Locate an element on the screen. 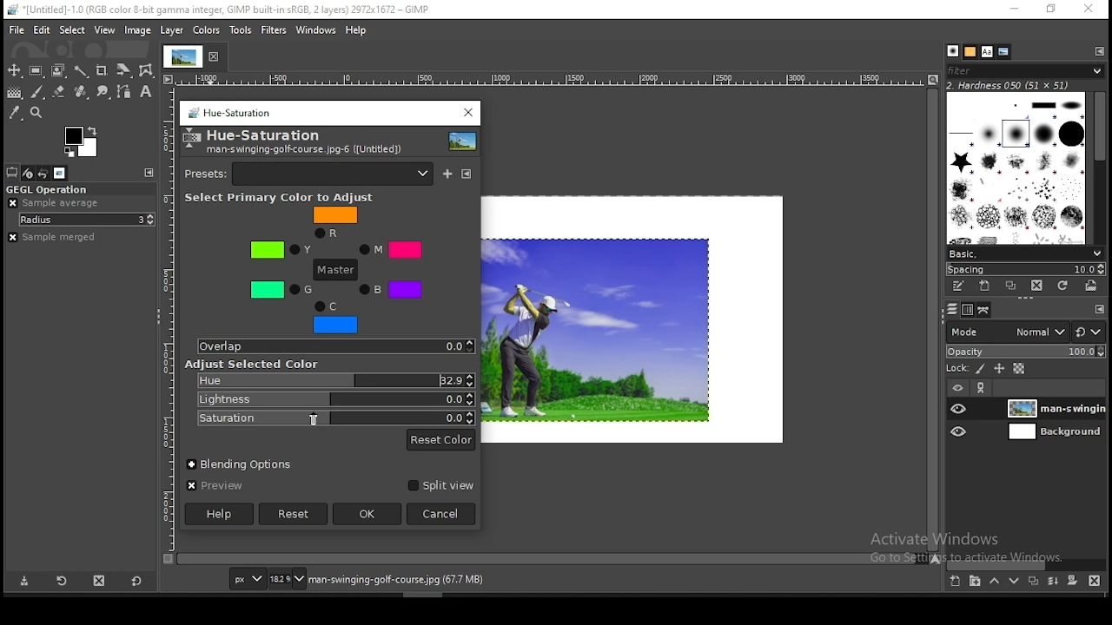  lock pixels is located at coordinates (980, 369).